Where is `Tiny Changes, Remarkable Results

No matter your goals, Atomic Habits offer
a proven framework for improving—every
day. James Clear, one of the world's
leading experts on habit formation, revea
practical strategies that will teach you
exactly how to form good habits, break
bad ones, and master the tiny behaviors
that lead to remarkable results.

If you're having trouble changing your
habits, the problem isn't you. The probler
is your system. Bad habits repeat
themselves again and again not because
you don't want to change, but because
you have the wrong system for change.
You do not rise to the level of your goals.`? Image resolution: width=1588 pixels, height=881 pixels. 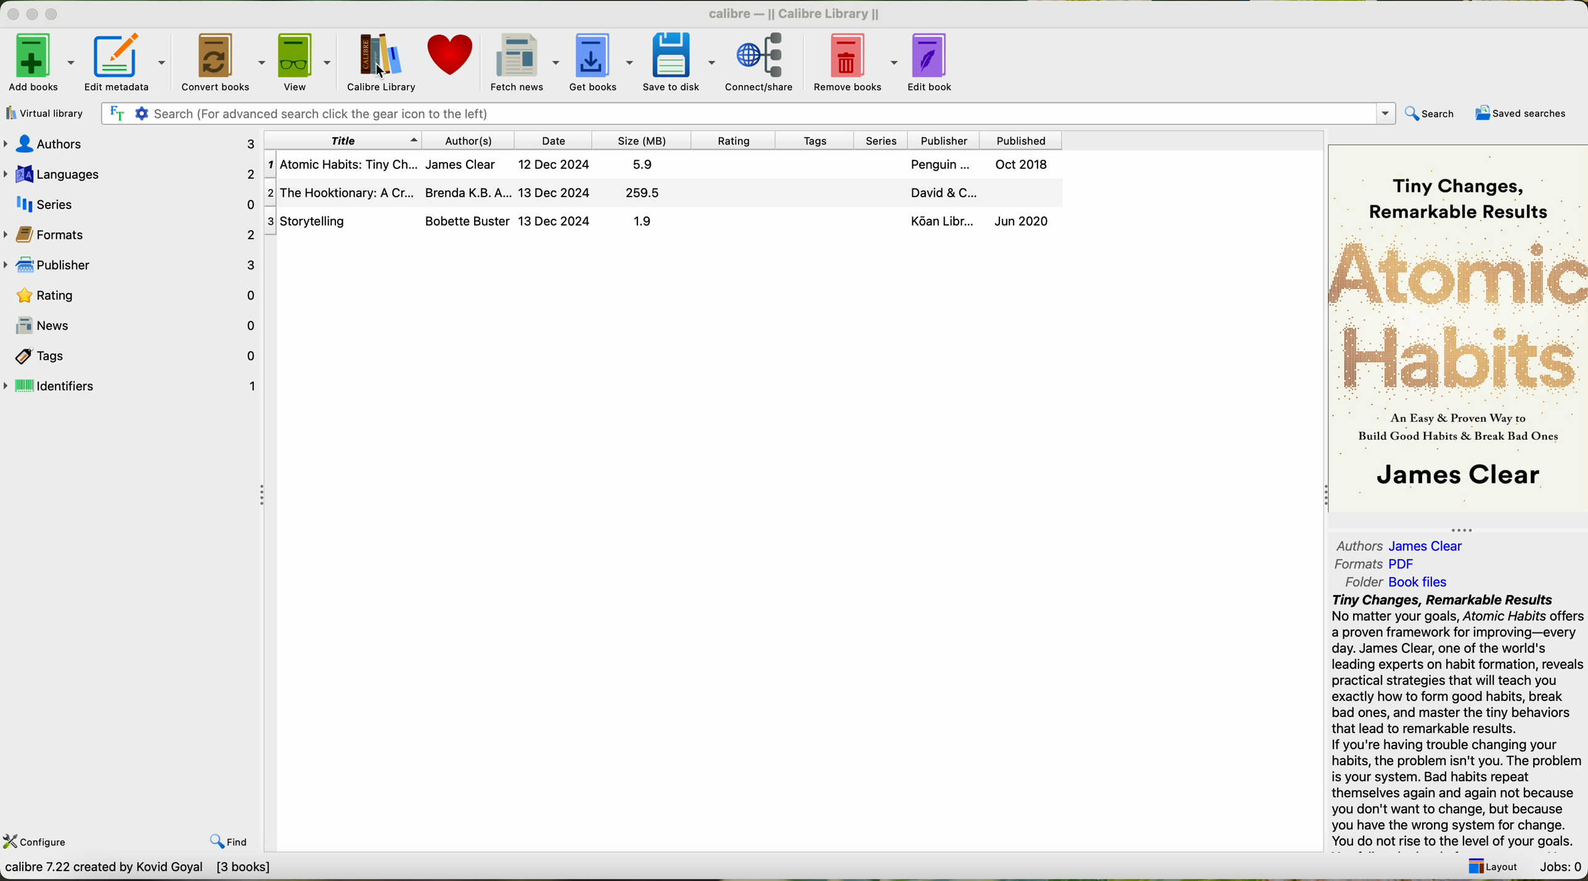
Tiny Changes, Remarkable Results

No matter your goals, Atomic Habits offer
a proven framework for improving—every
day. James Clear, one of the world's
leading experts on habit formation, revea
practical strategies that will teach you
exactly how to form good habits, break
bad ones, and master the tiny behaviors
that lead to remarkable results.

If you're having trouble changing your
habits, the problem isn't you. The probler
is your system. Bad habits repeat
themselves again and again not because
you don't want to change, but because
you have the wrong system for change.
You do not rise to the level of your goals. is located at coordinates (1455, 721).